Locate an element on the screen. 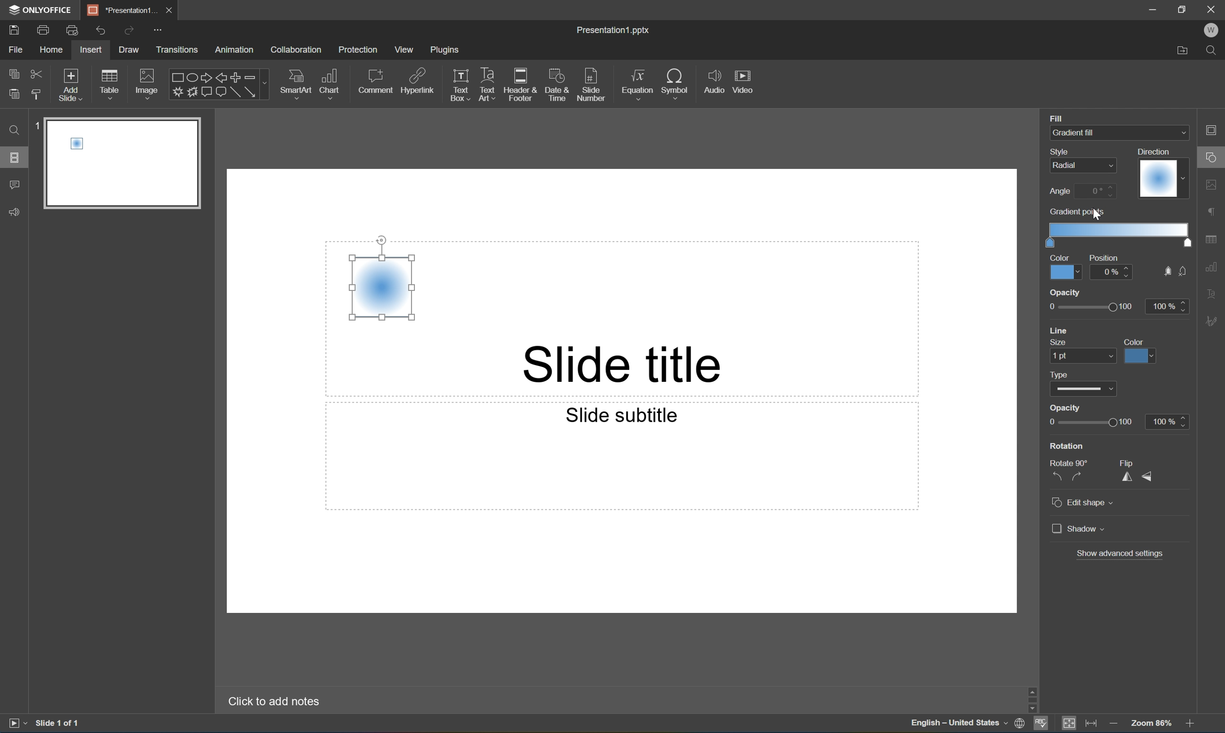 The width and height of the screenshot is (1225, 733). 100% is located at coordinates (1168, 423).